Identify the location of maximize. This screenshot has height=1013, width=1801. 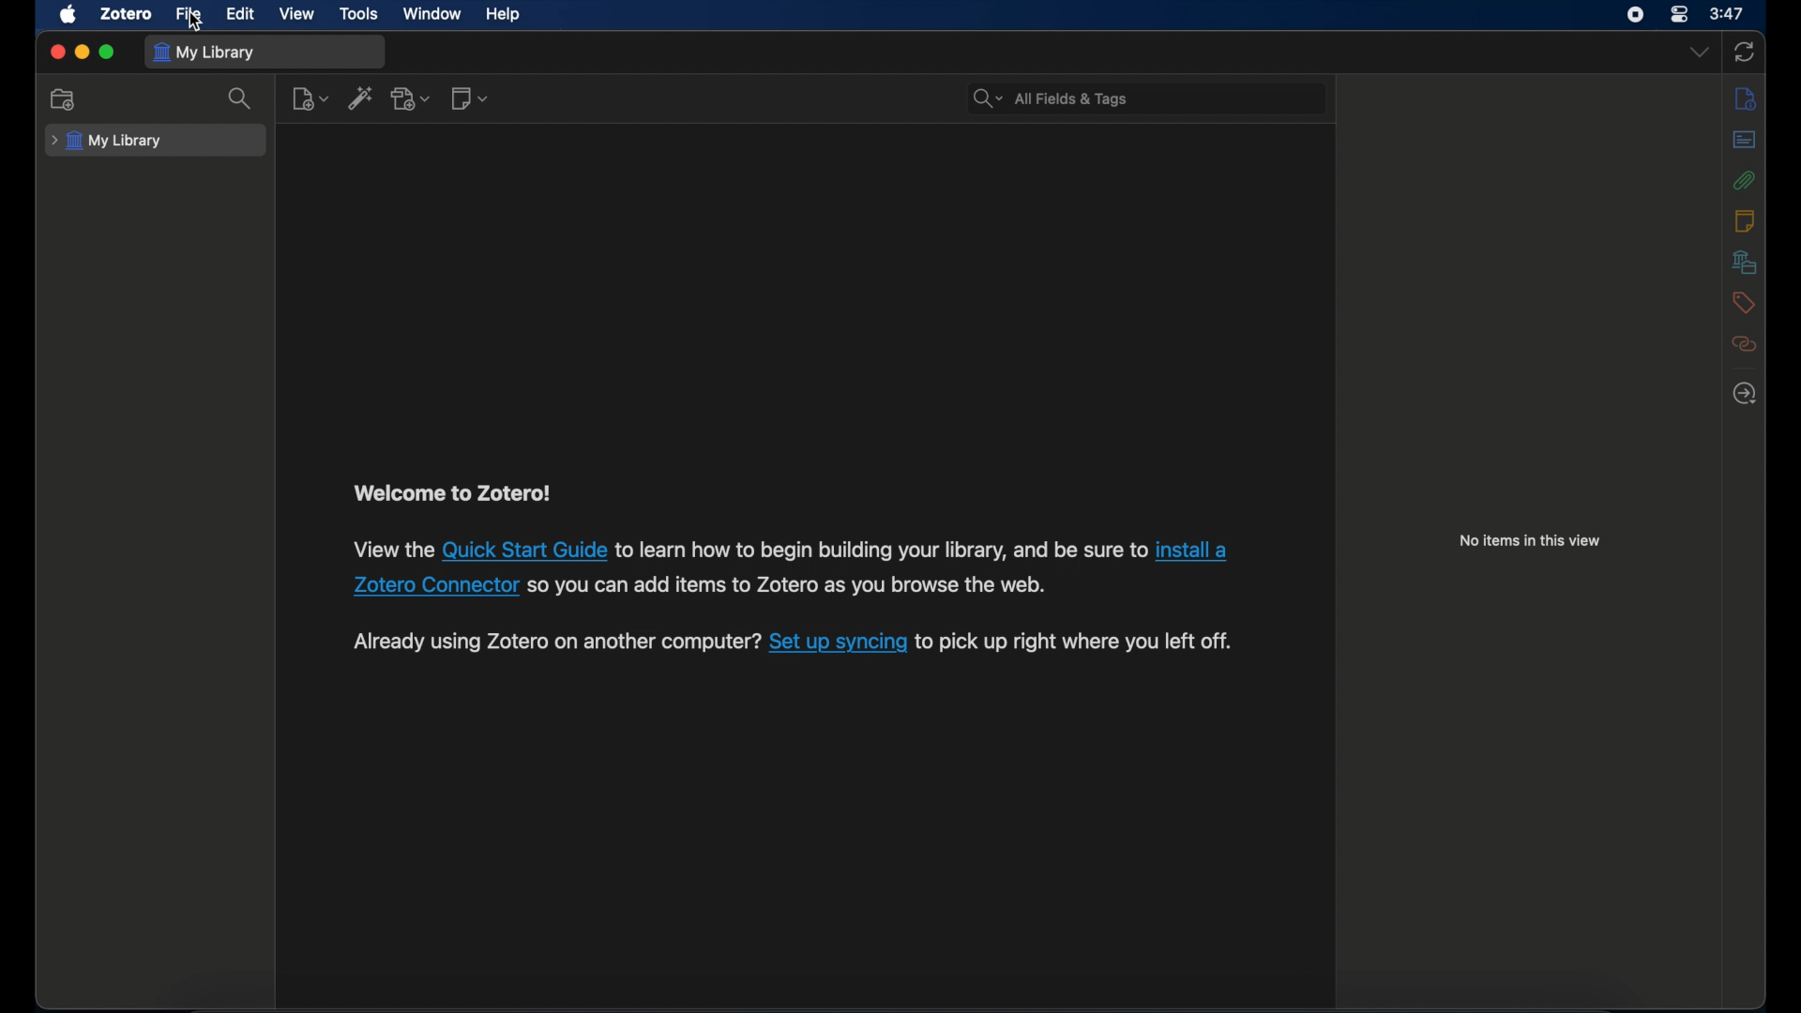
(108, 53).